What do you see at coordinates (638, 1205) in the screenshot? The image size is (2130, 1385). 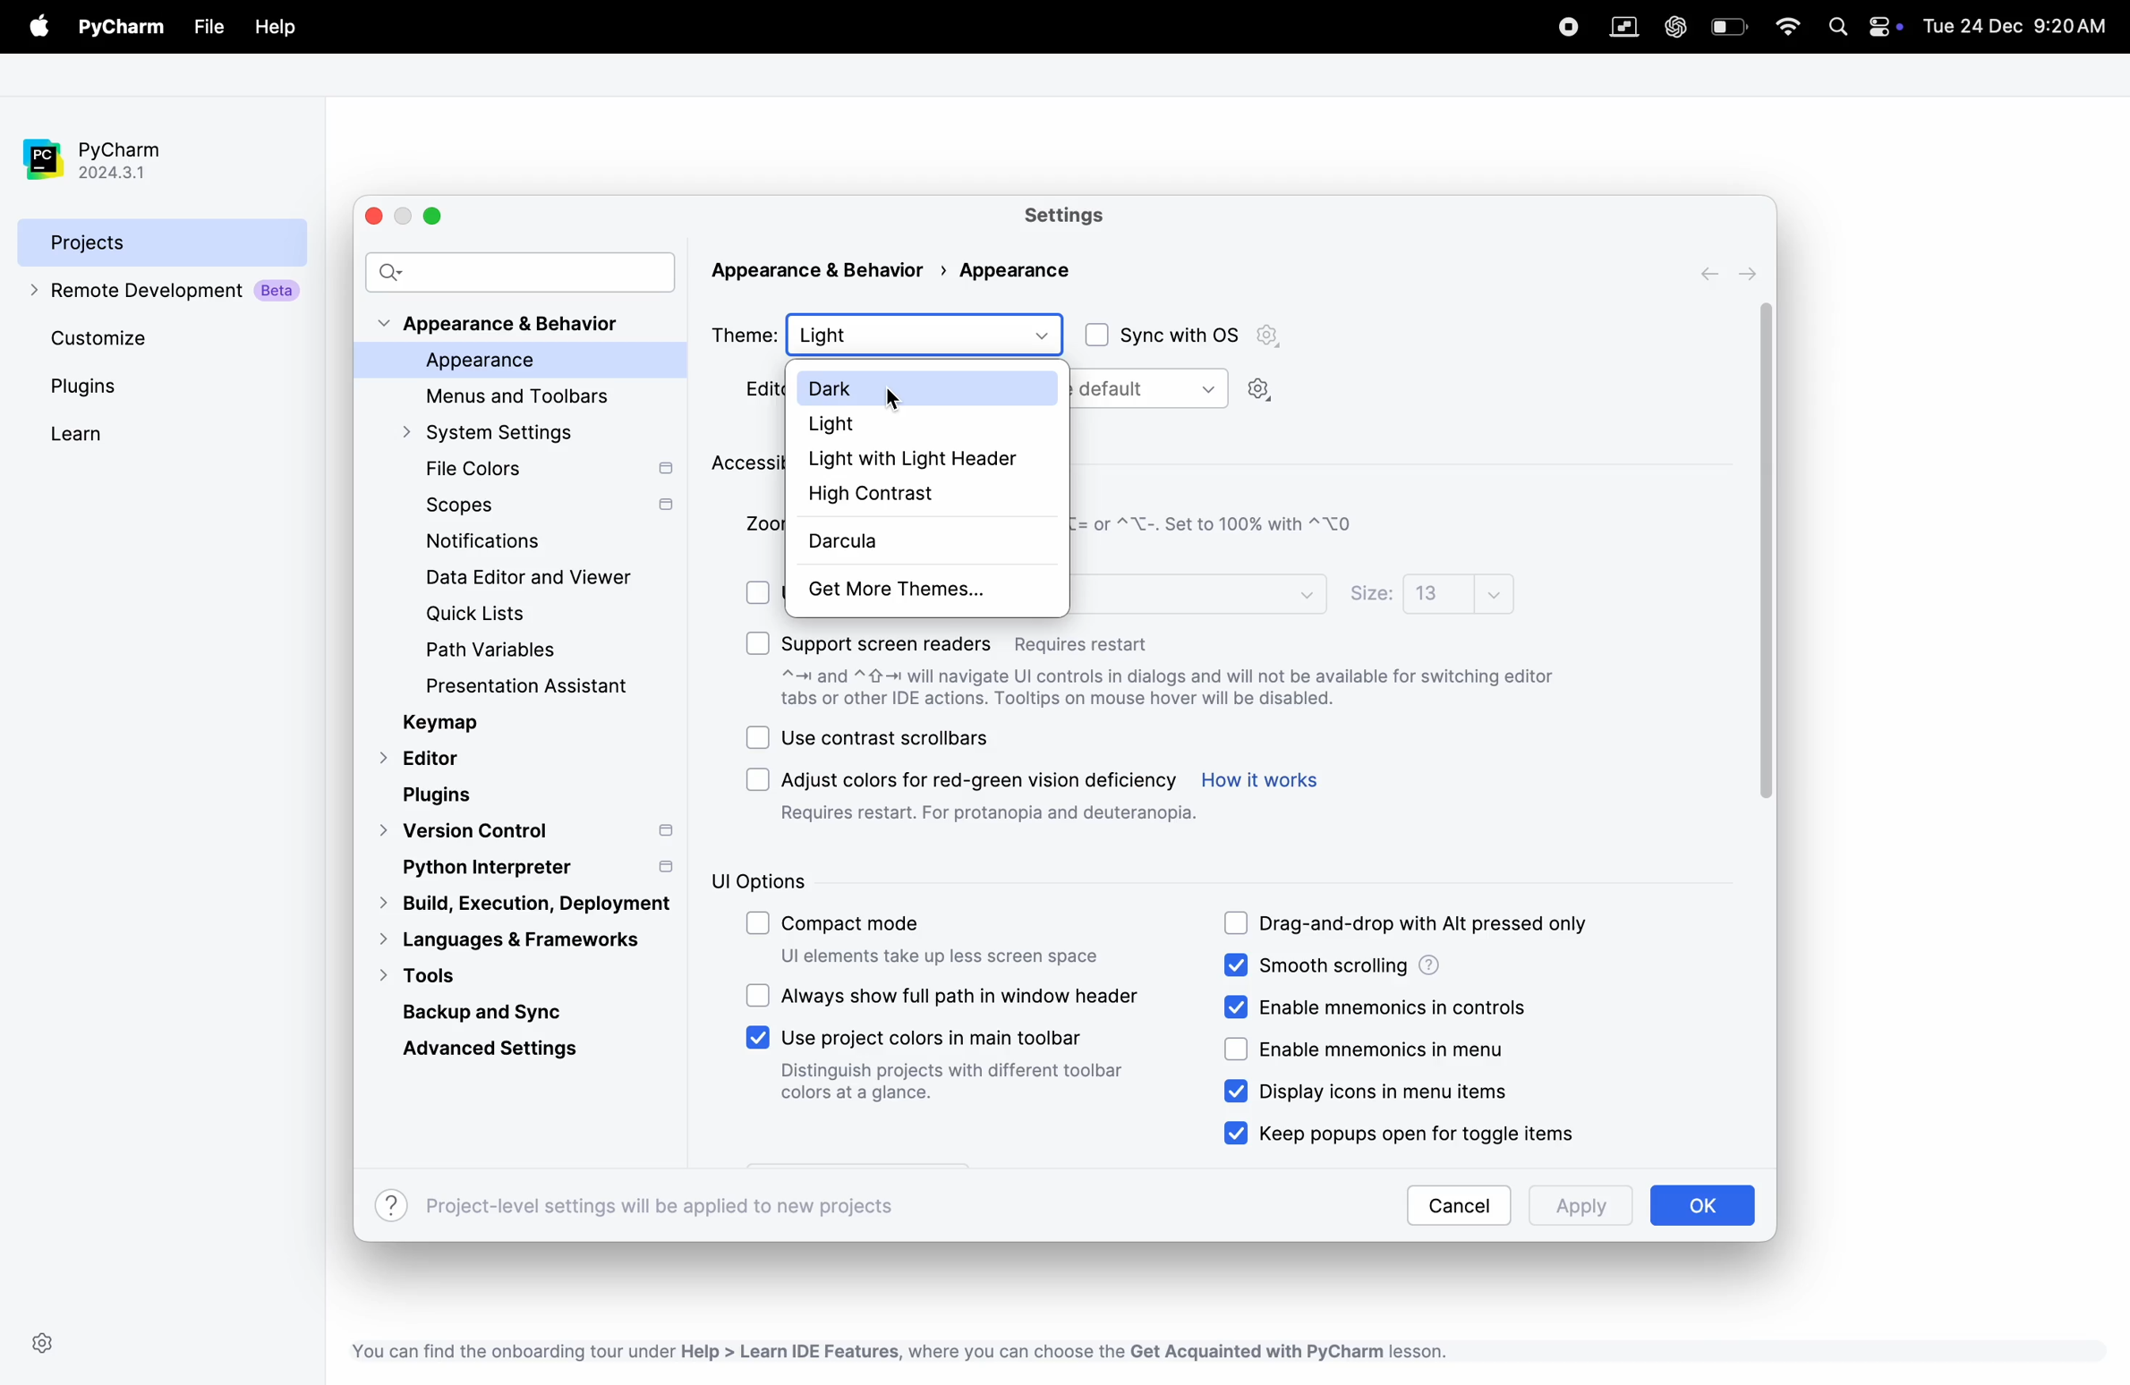 I see `project level setings` at bounding box center [638, 1205].